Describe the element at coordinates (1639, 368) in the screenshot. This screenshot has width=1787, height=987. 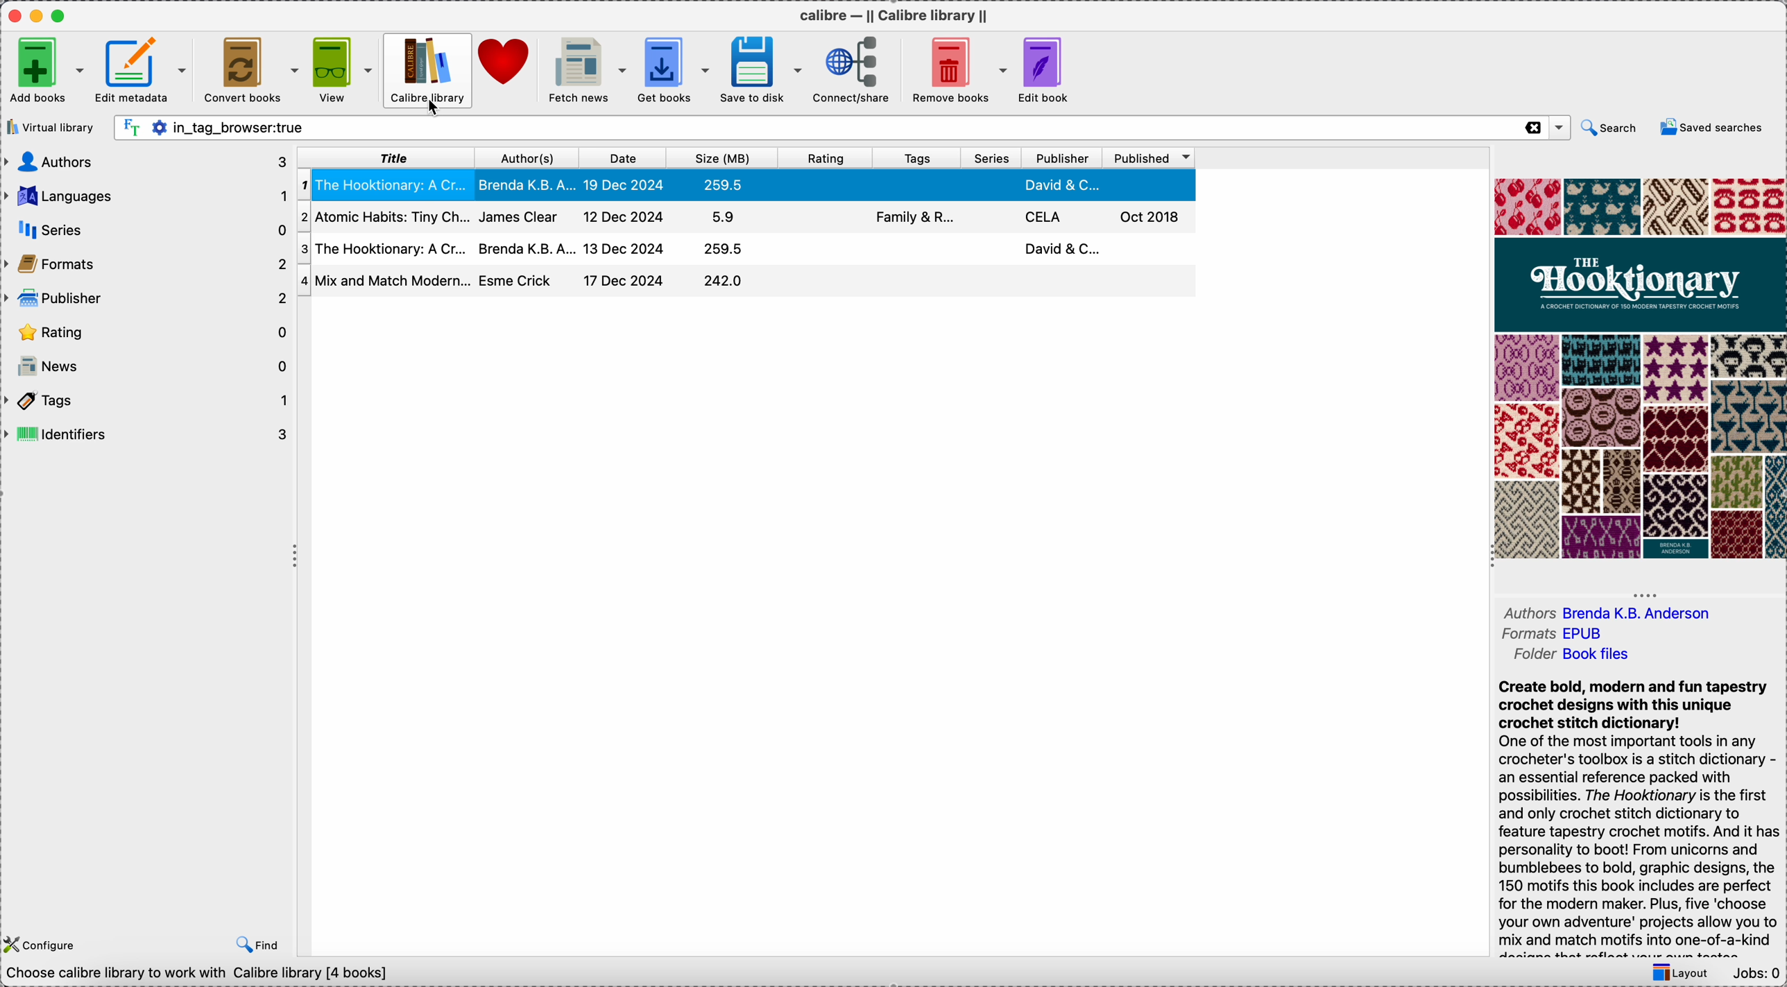
I see `book cover preview` at that location.